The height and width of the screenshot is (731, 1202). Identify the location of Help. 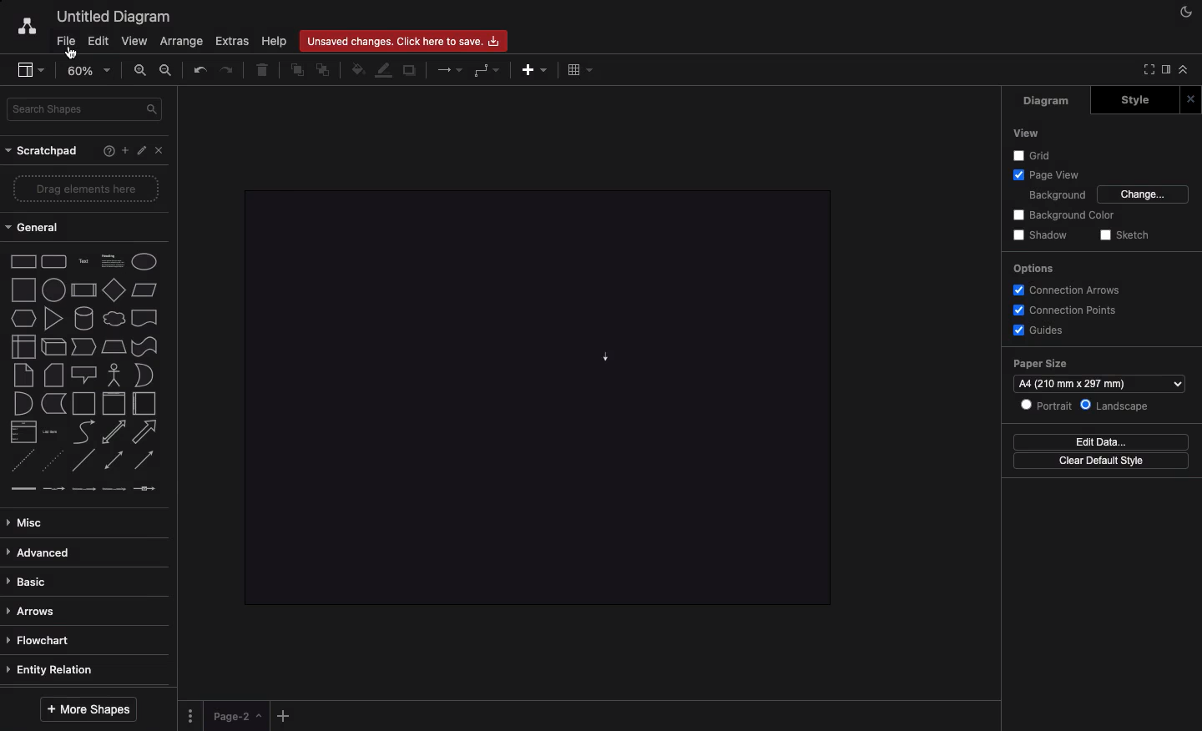
(109, 150).